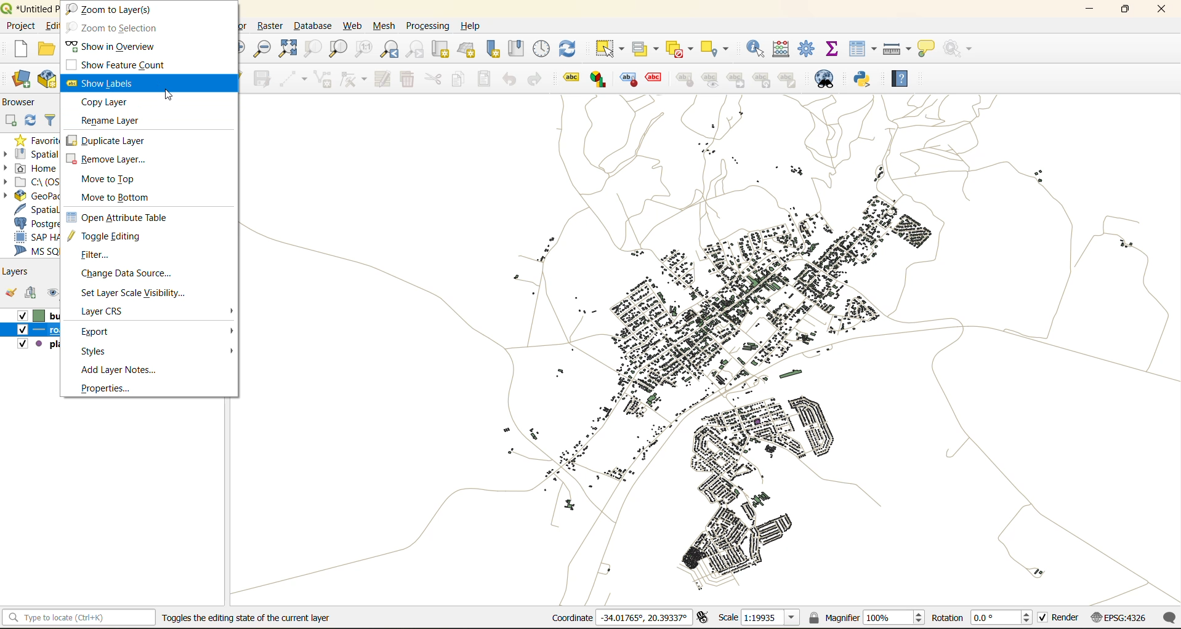 This screenshot has height=629, width=1181. Describe the element at coordinates (363, 48) in the screenshot. I see `zoom native` at that location.